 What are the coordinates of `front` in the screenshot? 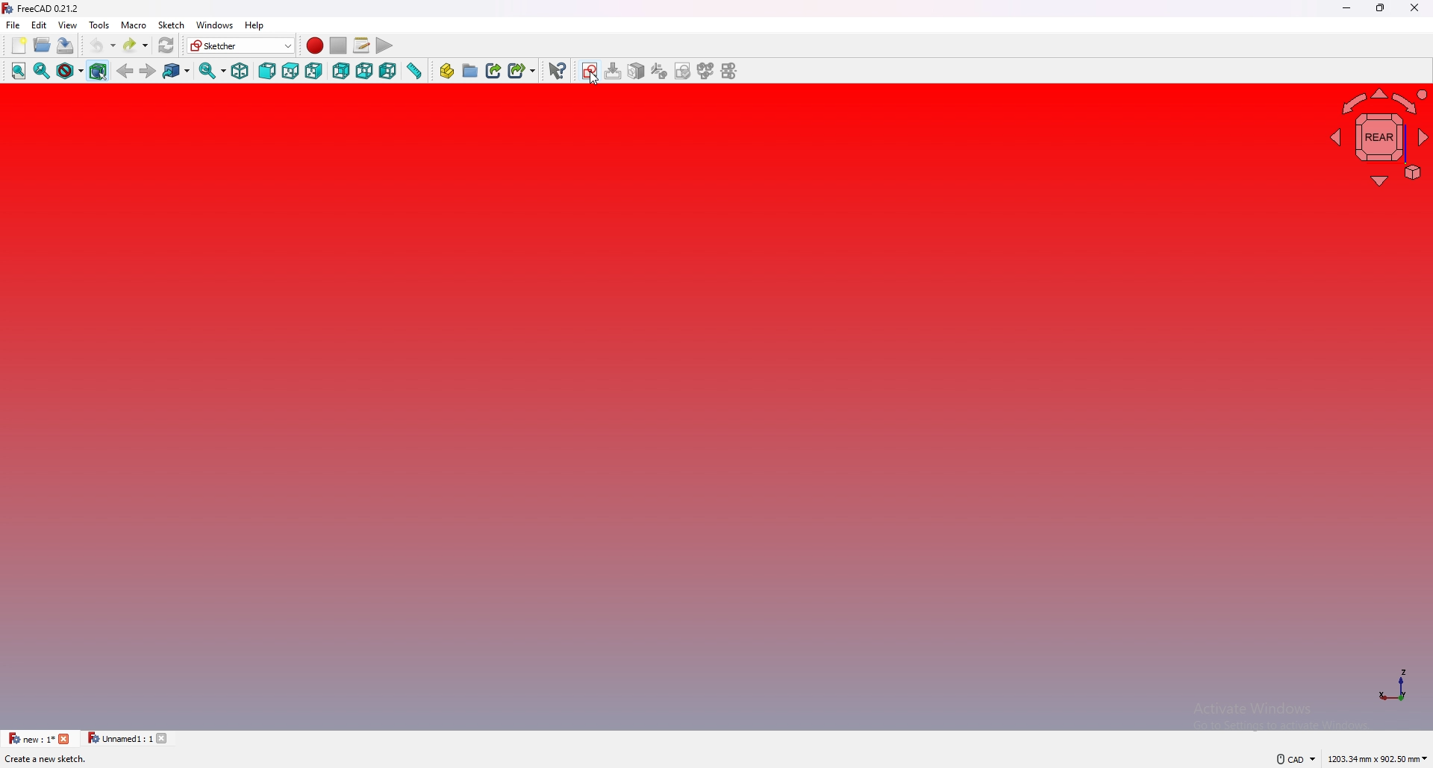 It's located at (266, 72).